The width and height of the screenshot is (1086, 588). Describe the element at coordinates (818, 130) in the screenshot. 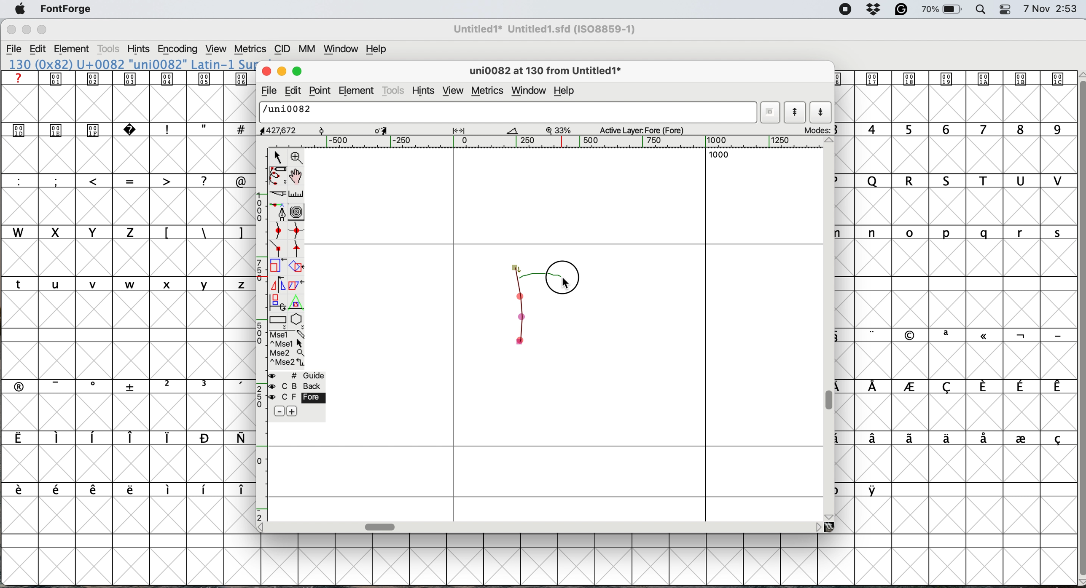

I see `modes` at that location.